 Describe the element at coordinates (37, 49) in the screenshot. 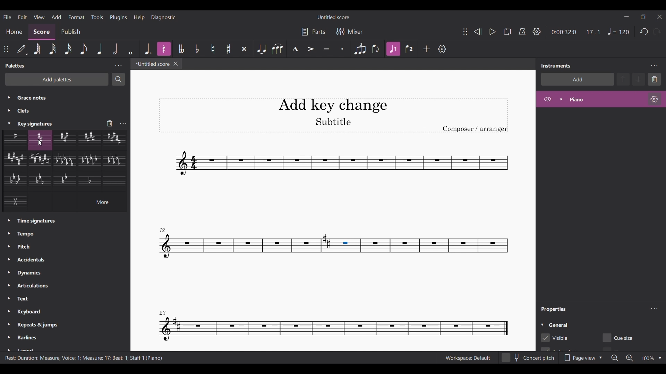

I see `64th note` at that location.